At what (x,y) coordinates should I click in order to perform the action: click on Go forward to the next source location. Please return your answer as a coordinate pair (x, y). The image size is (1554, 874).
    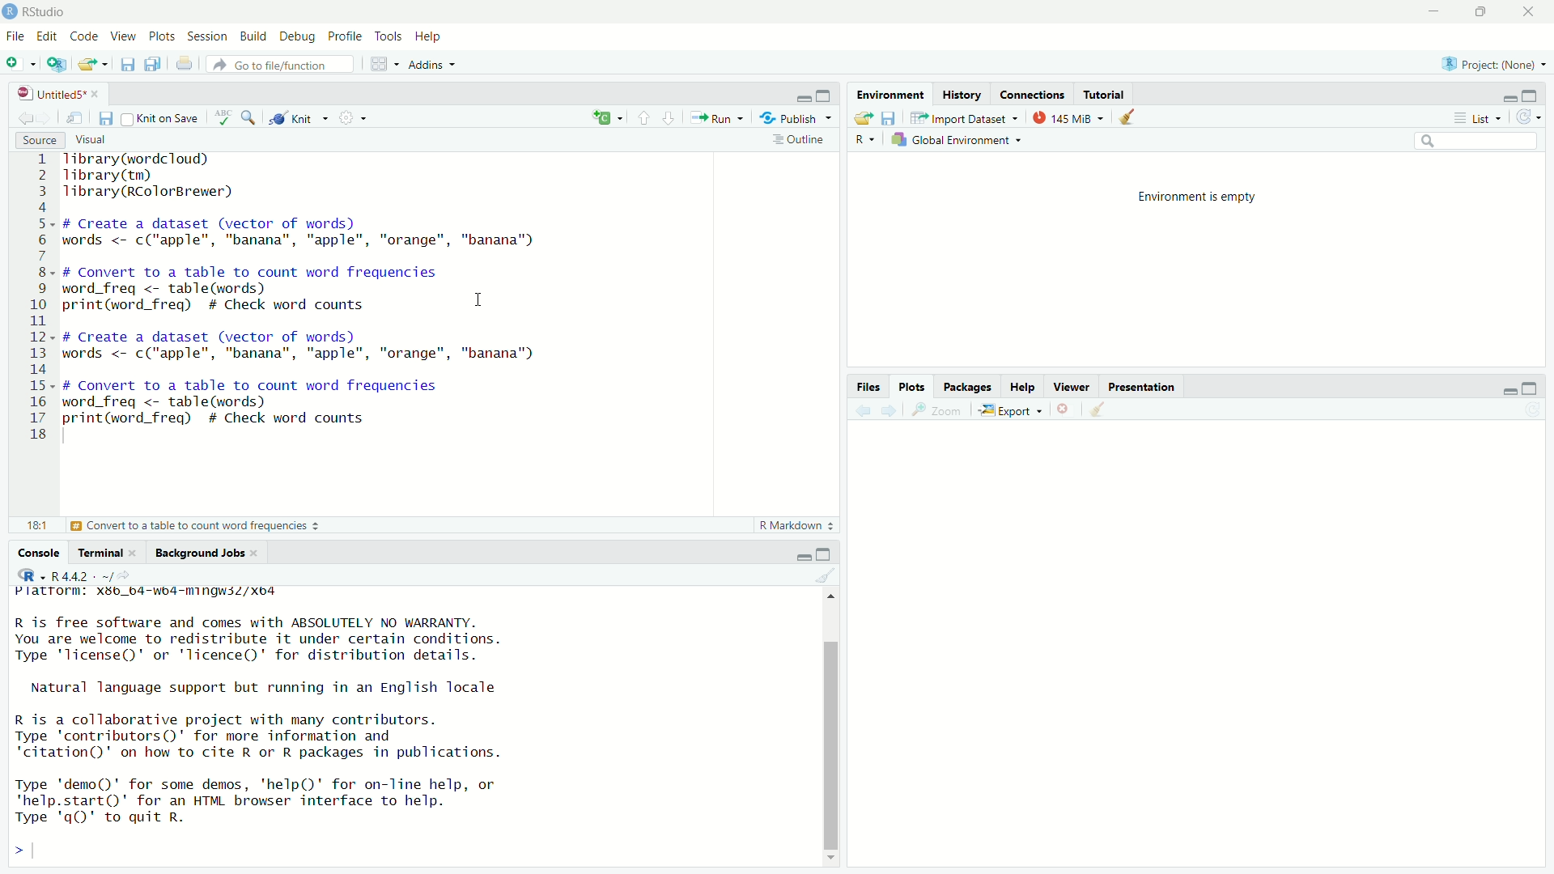
    Looking at the image, I should click on (49, 118).